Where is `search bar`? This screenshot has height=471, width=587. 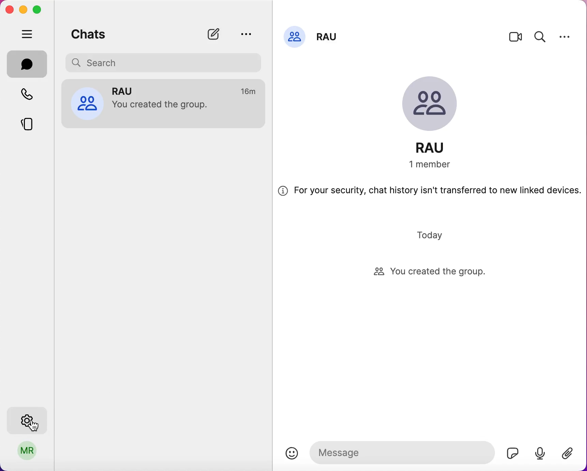 search bar is located at coordinates (166, 62).